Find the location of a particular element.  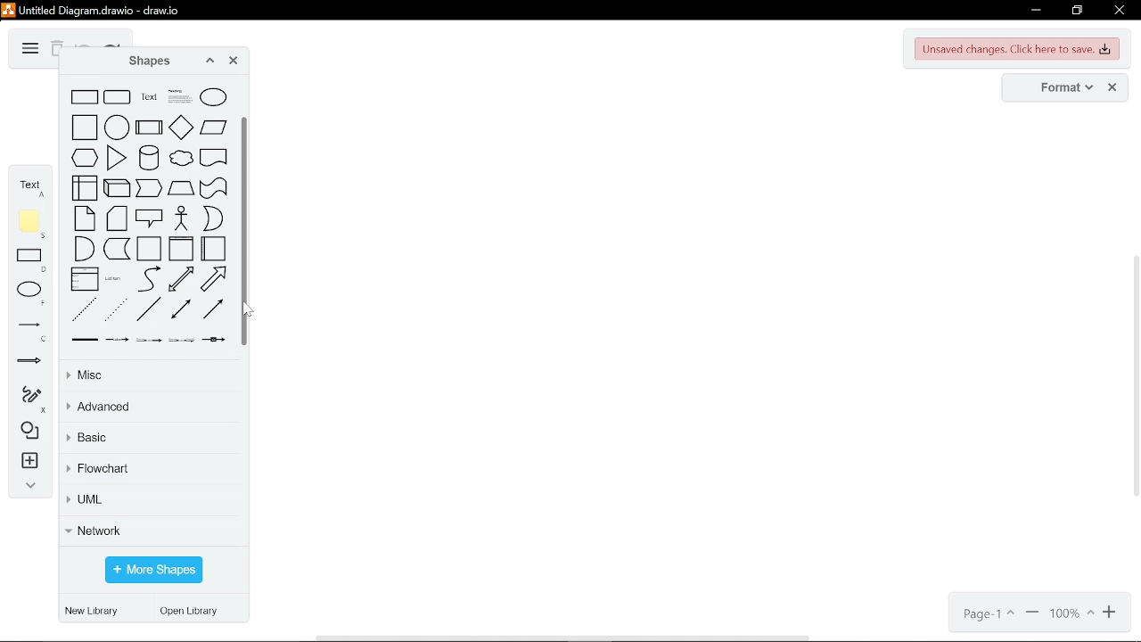

and is located at coordinates (84, 249).